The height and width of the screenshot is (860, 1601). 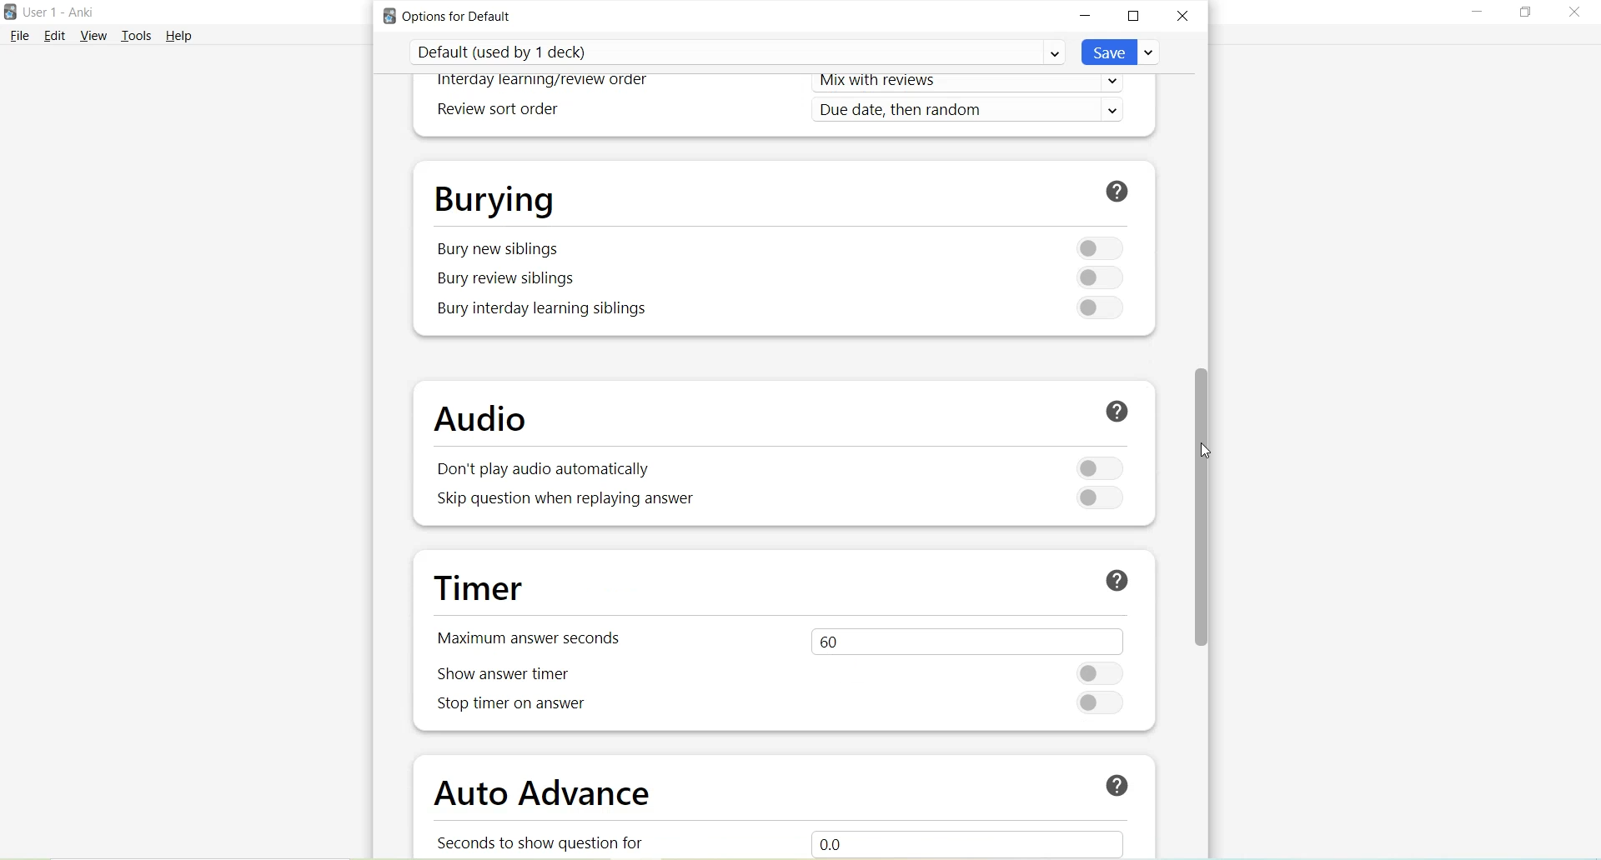 What do you see at coordinates (1113, 413) in the screenshot?
I see `What's this?` at bounding box center [1113, 413].